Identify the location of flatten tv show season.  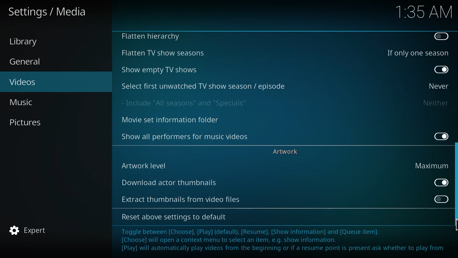
(162, 53).